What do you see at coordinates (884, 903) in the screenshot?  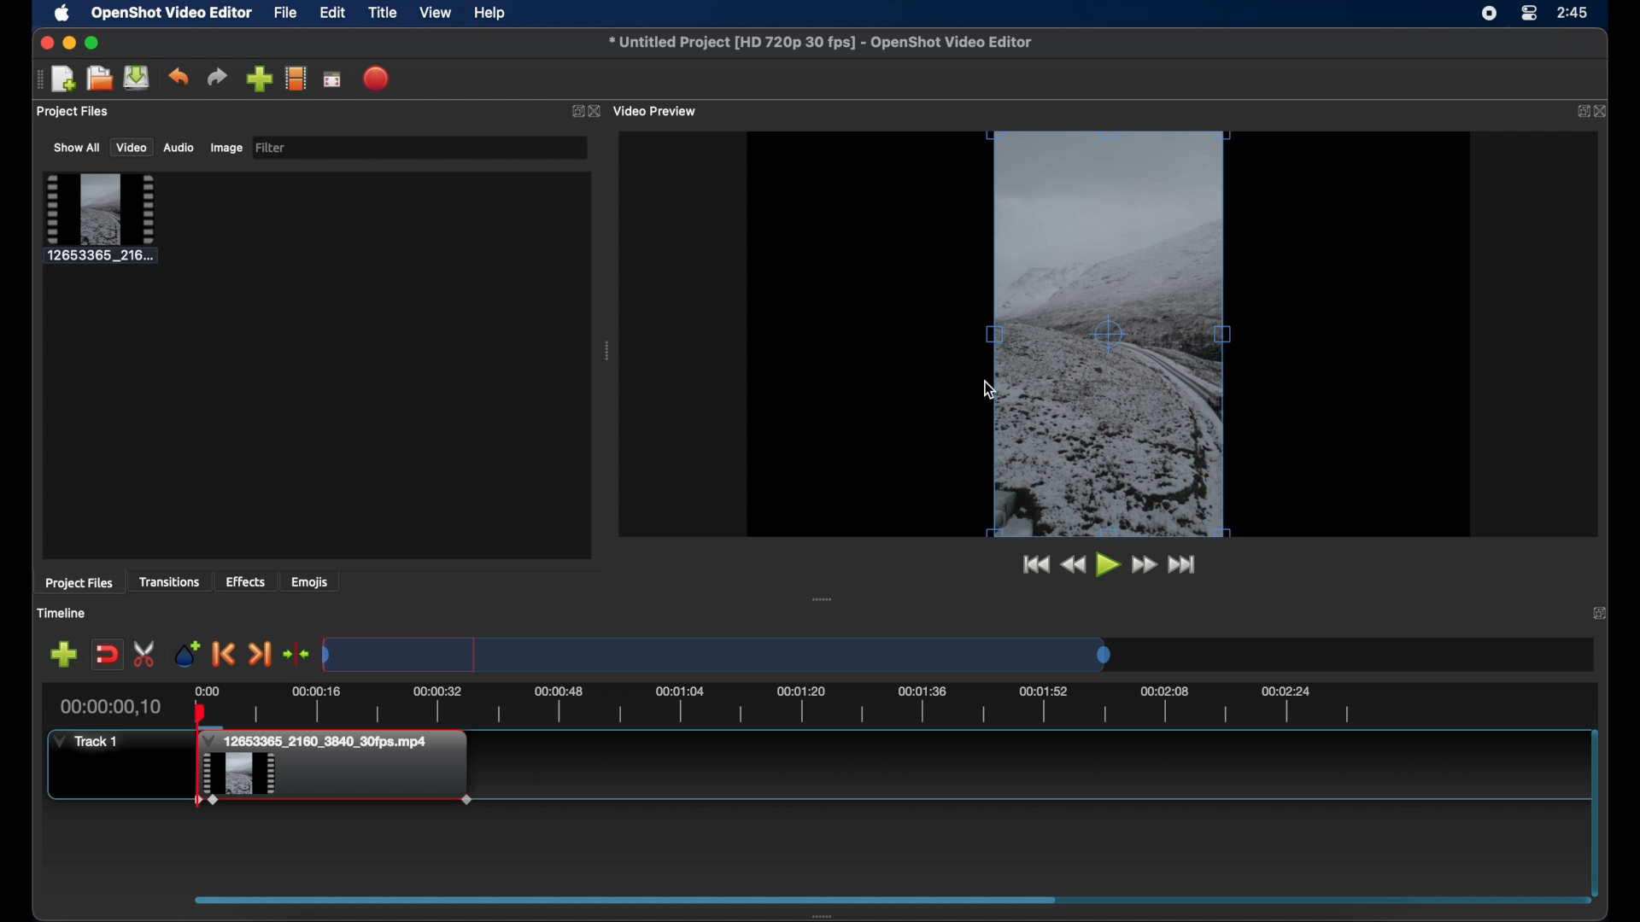 I see `scroll box` at bounding box center [884, 903].